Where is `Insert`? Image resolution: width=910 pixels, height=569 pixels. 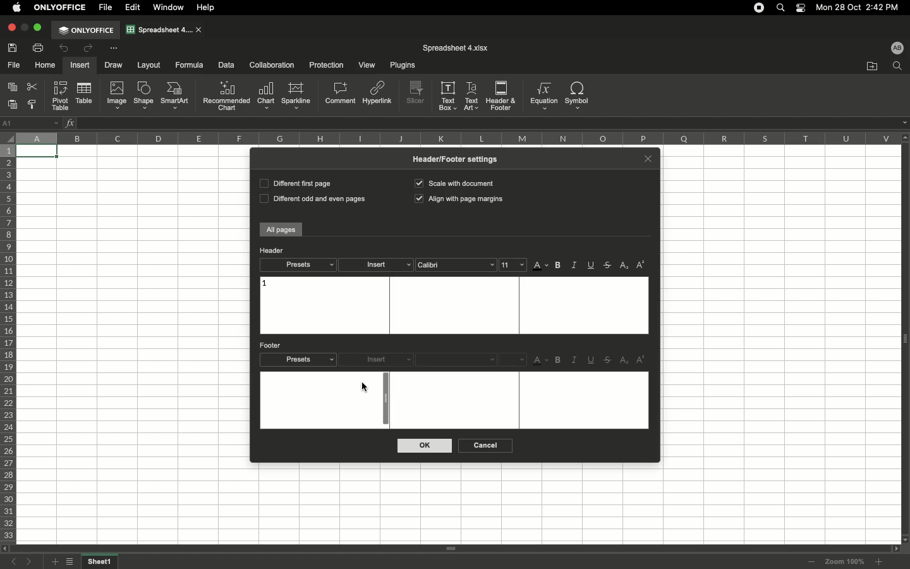
Insert is located at coordinates (79, 65).